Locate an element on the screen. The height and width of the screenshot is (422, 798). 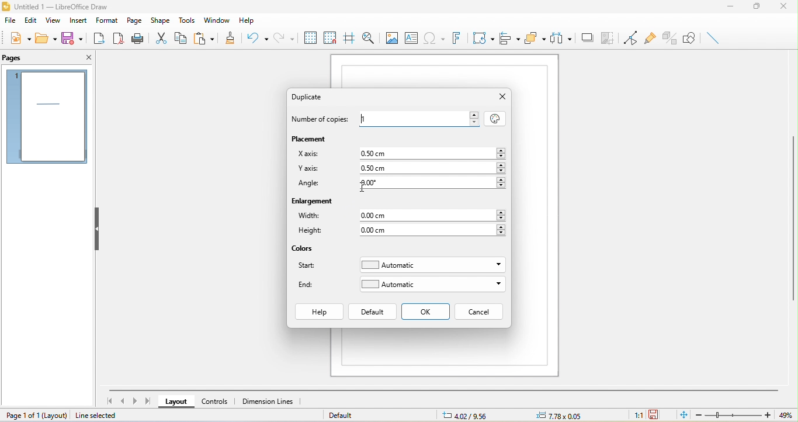
special character is located at coordinates (433, 37).